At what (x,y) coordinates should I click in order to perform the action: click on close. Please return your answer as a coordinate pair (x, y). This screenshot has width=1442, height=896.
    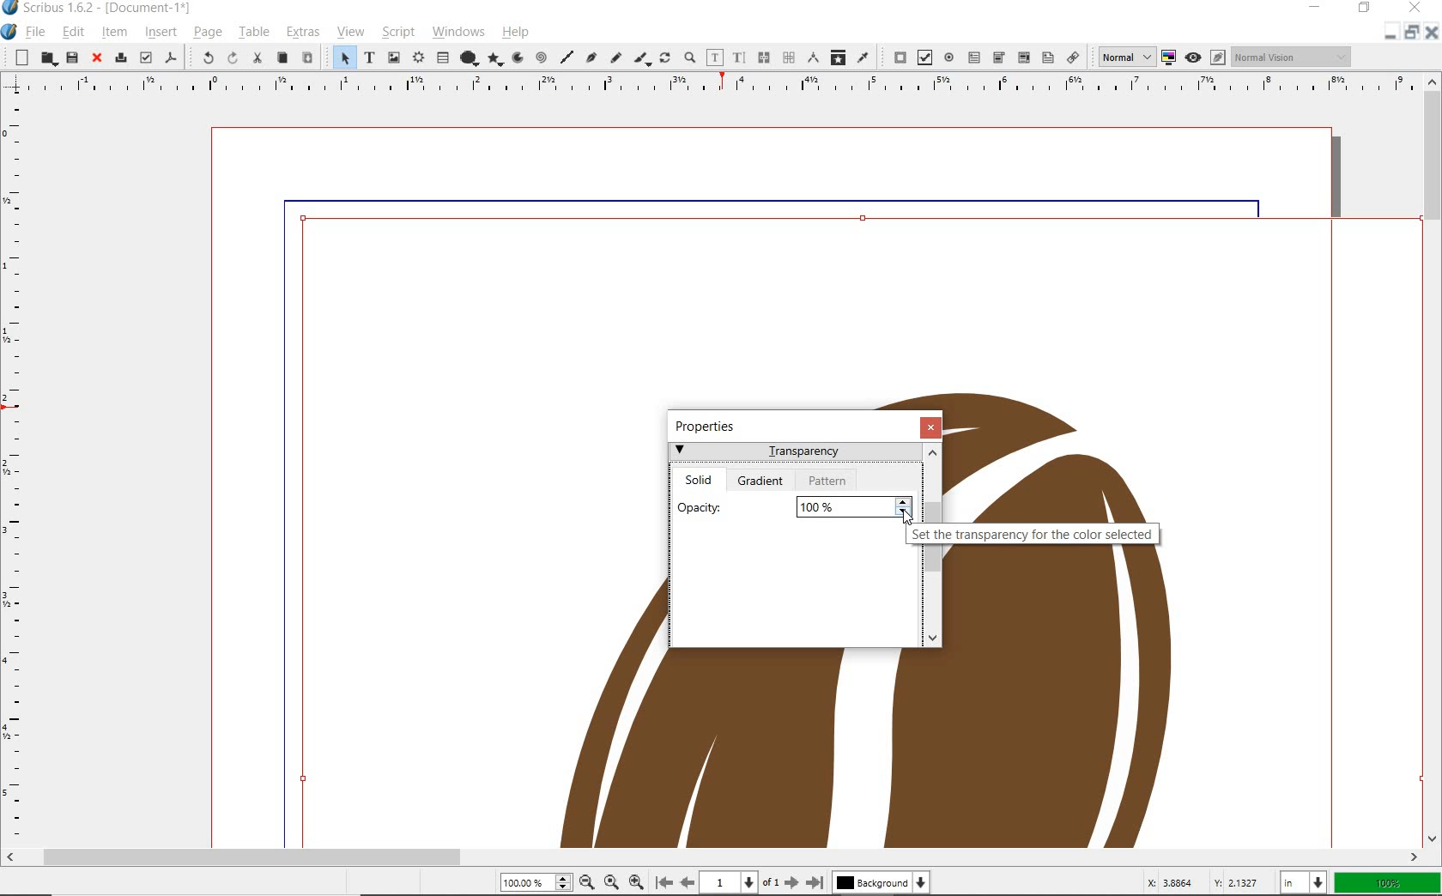
    Looking at the image, I should click on (933, 427).